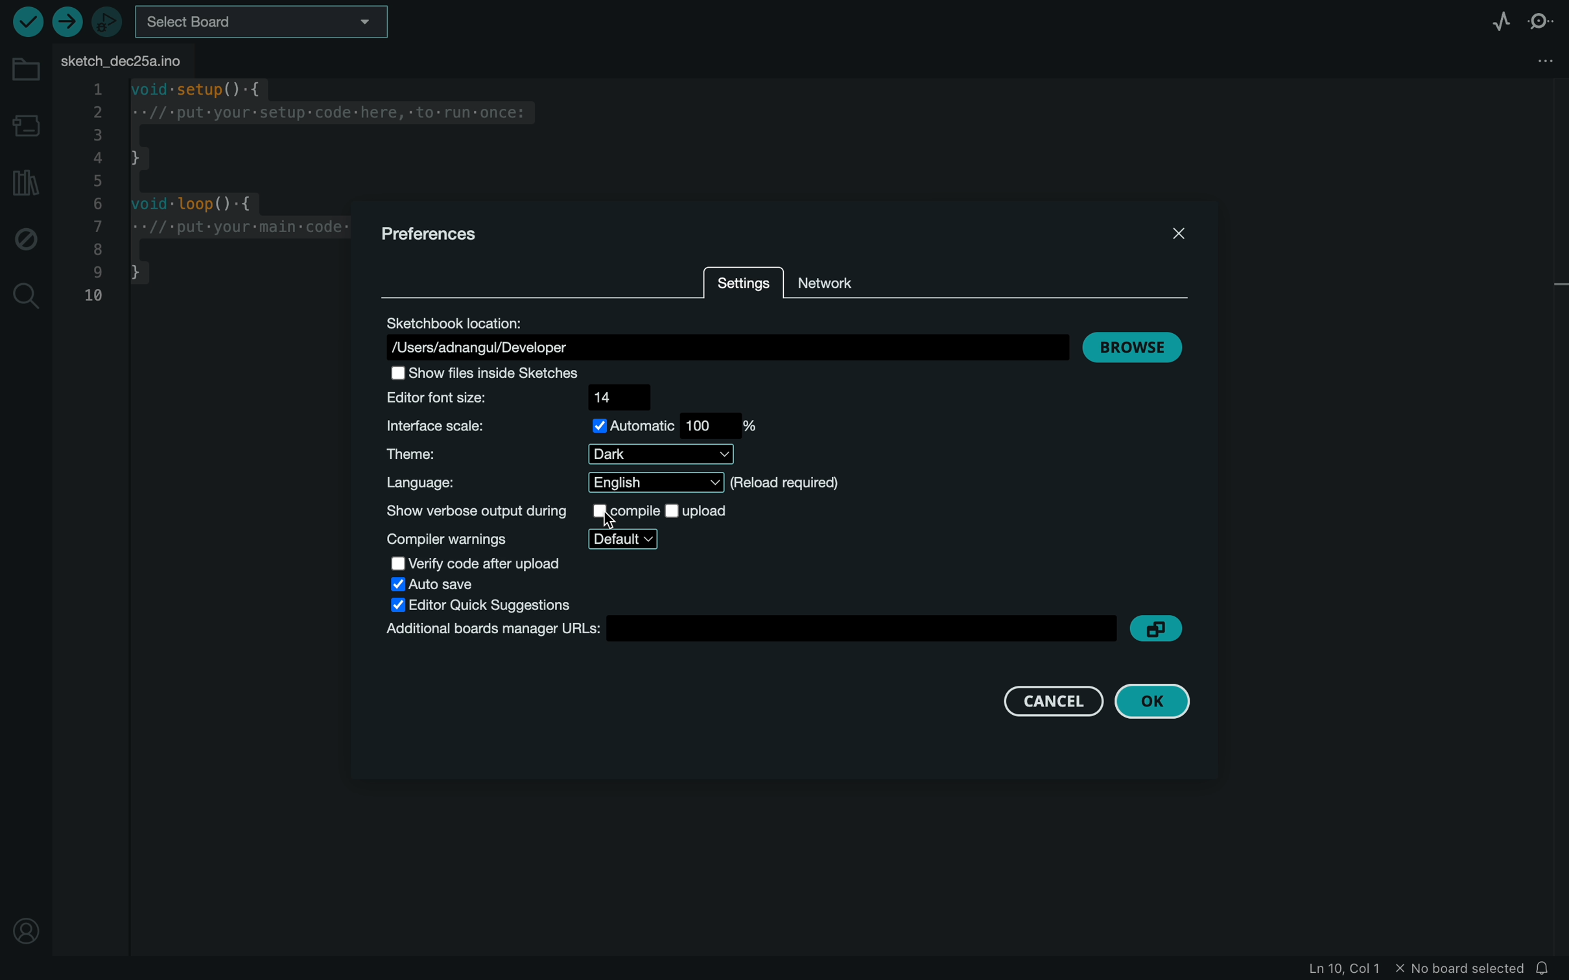 This screenshot has height=980, width=1569. What do you see at coordinates (869, 278) in the screenshot?
I see `network` at bounding box center [869, 278].